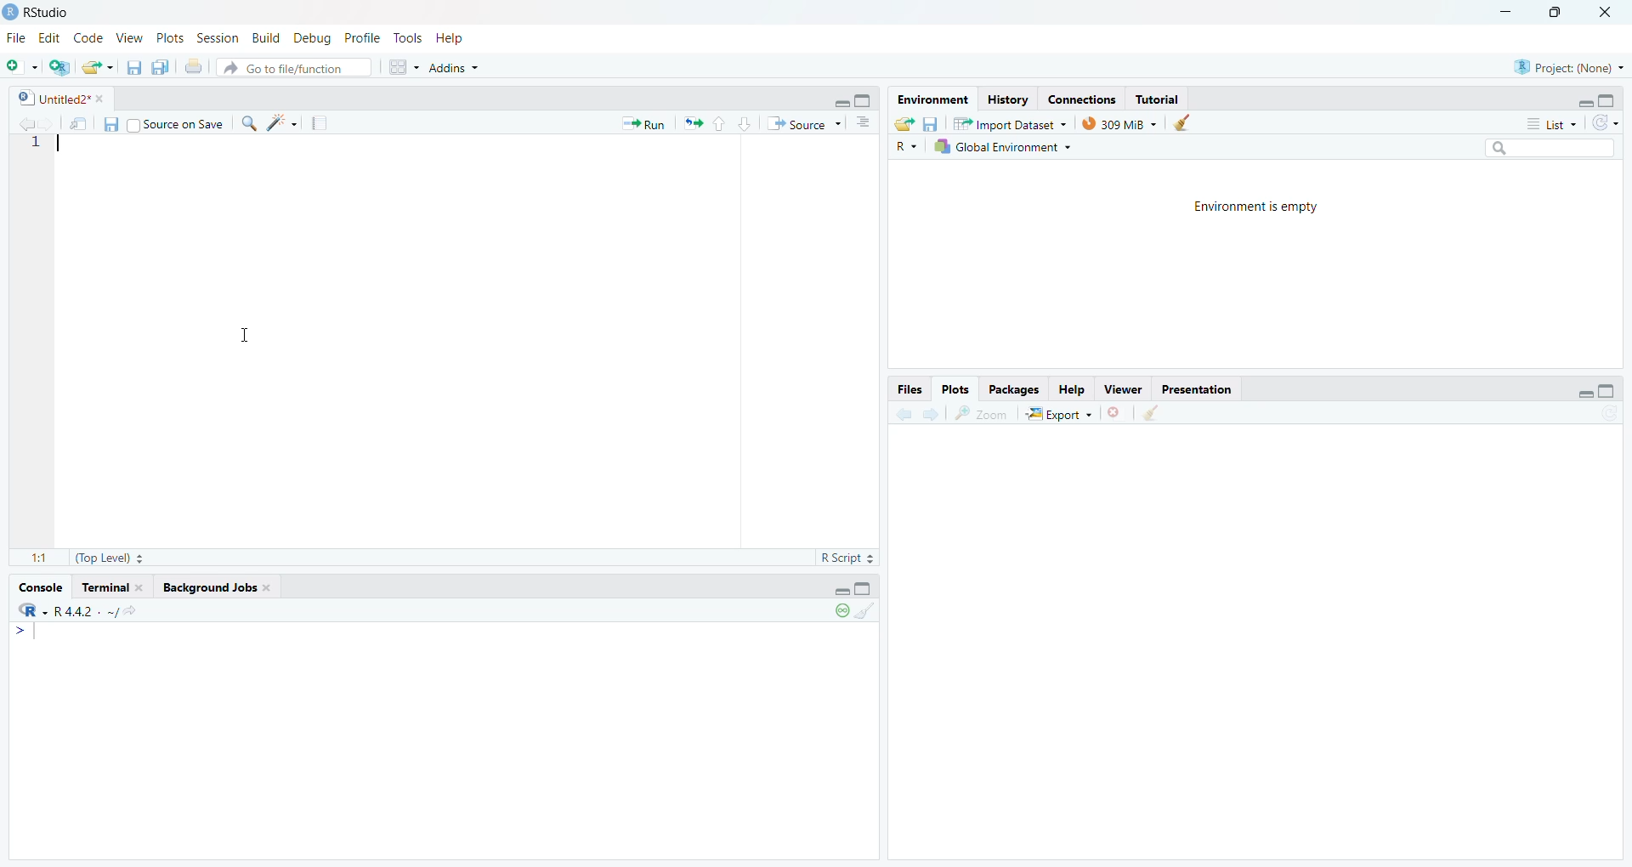 This screenshot has width=1632, height=867. What do you see at coordinates (20, 68) in the screenshot?
I see `add` at bounding box center [20, 68].